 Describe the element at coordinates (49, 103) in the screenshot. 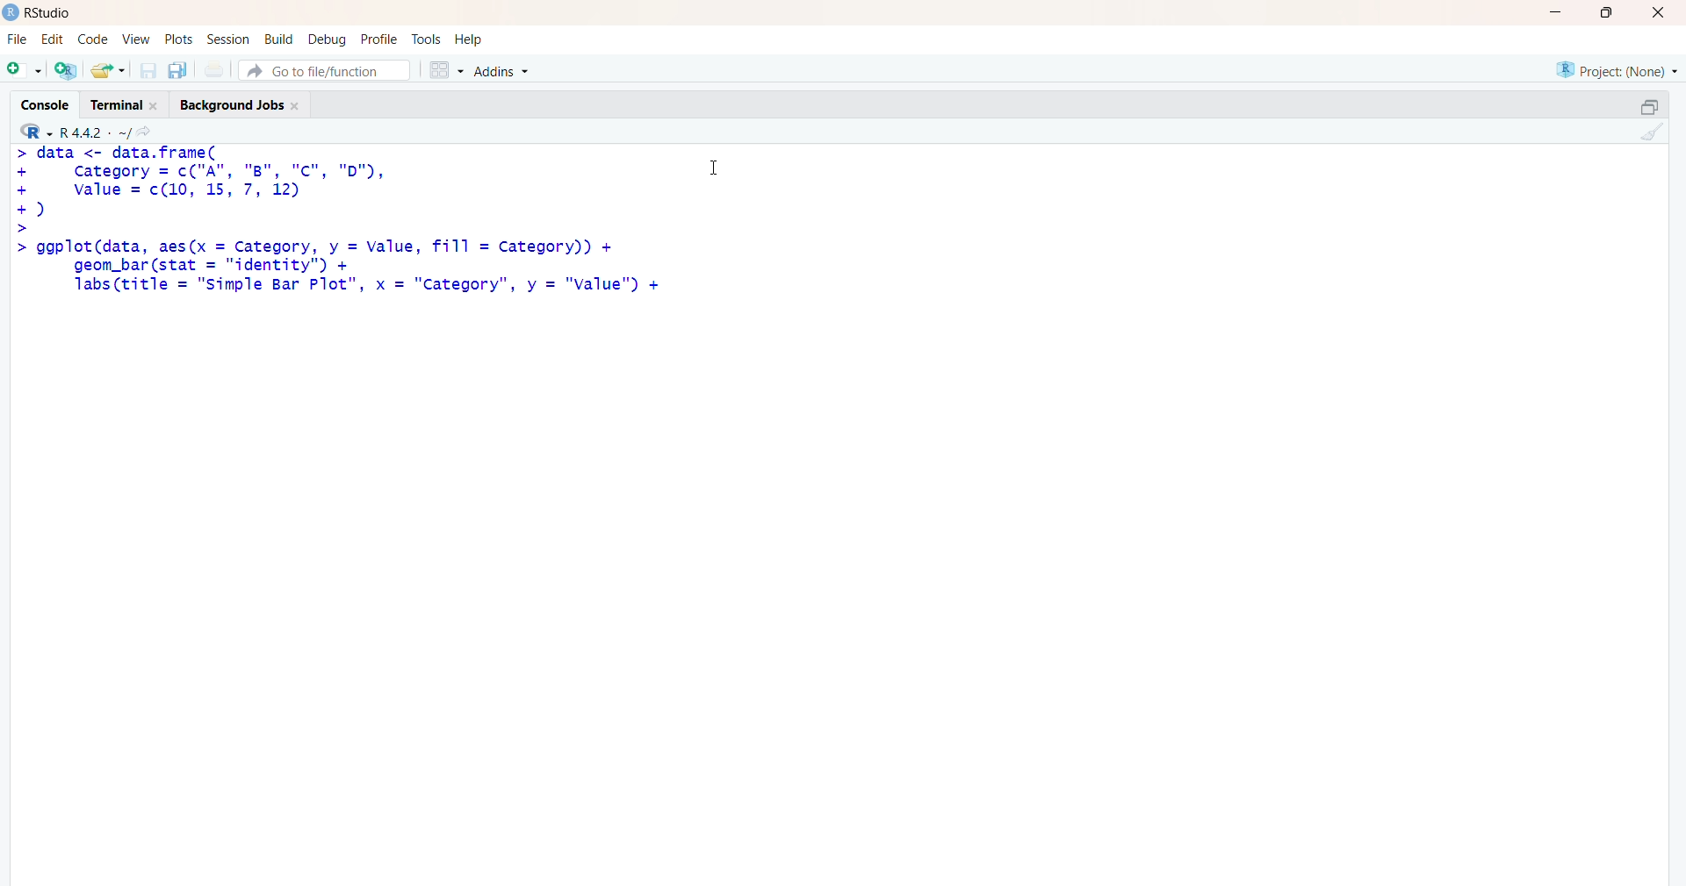

I see `Console` at that location.